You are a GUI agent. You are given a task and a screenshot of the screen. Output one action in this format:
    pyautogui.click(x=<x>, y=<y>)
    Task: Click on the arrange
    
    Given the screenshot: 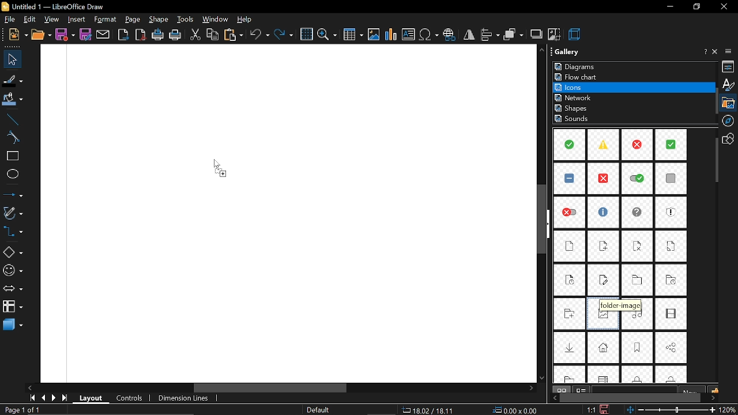 What is the action you would take?
    pyautogui.click(x=513, y=35)
    